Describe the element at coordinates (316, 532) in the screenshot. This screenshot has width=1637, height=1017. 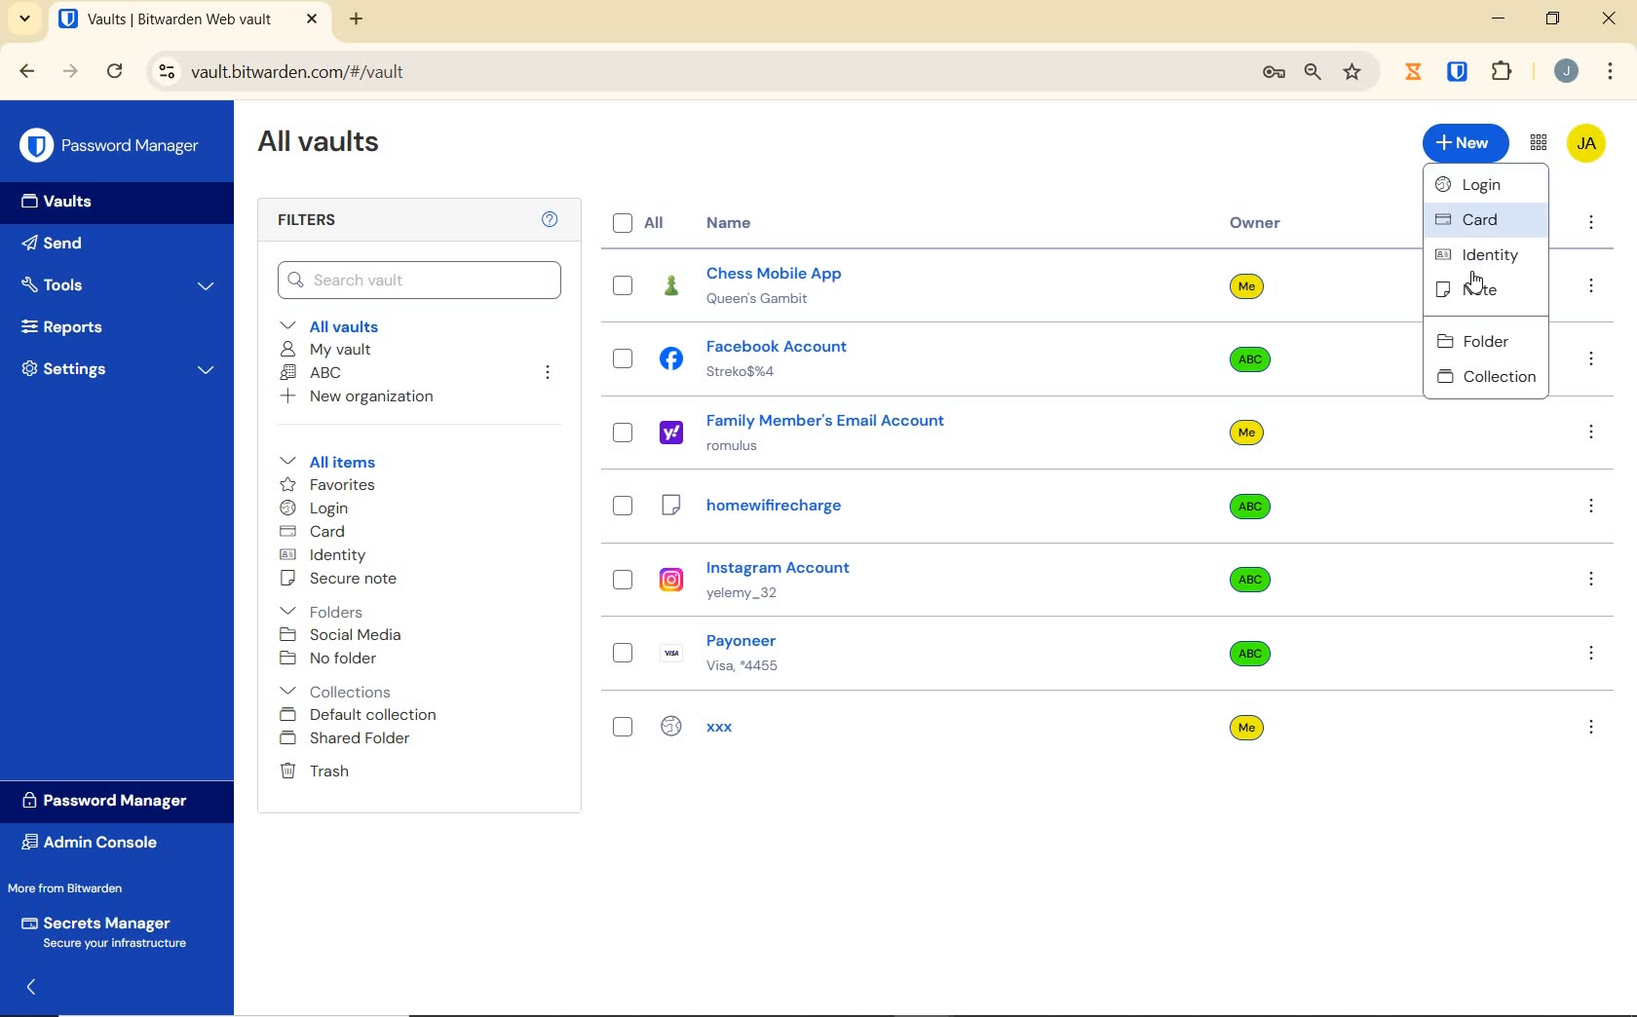
I see `card` at that location.